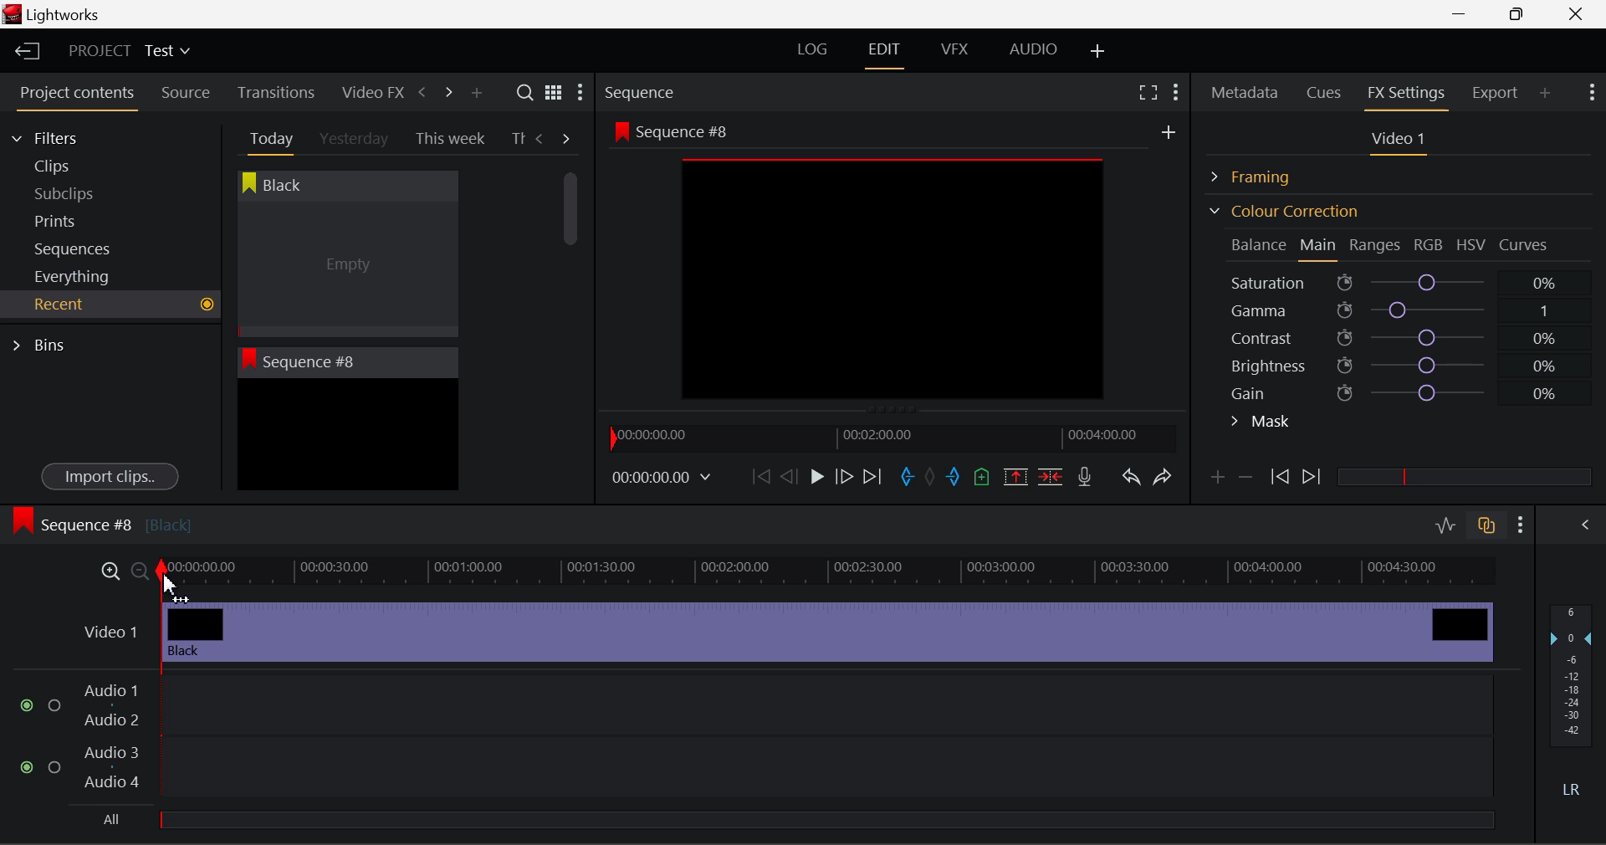  I want to click on Framing Section, so click(1264, 174).